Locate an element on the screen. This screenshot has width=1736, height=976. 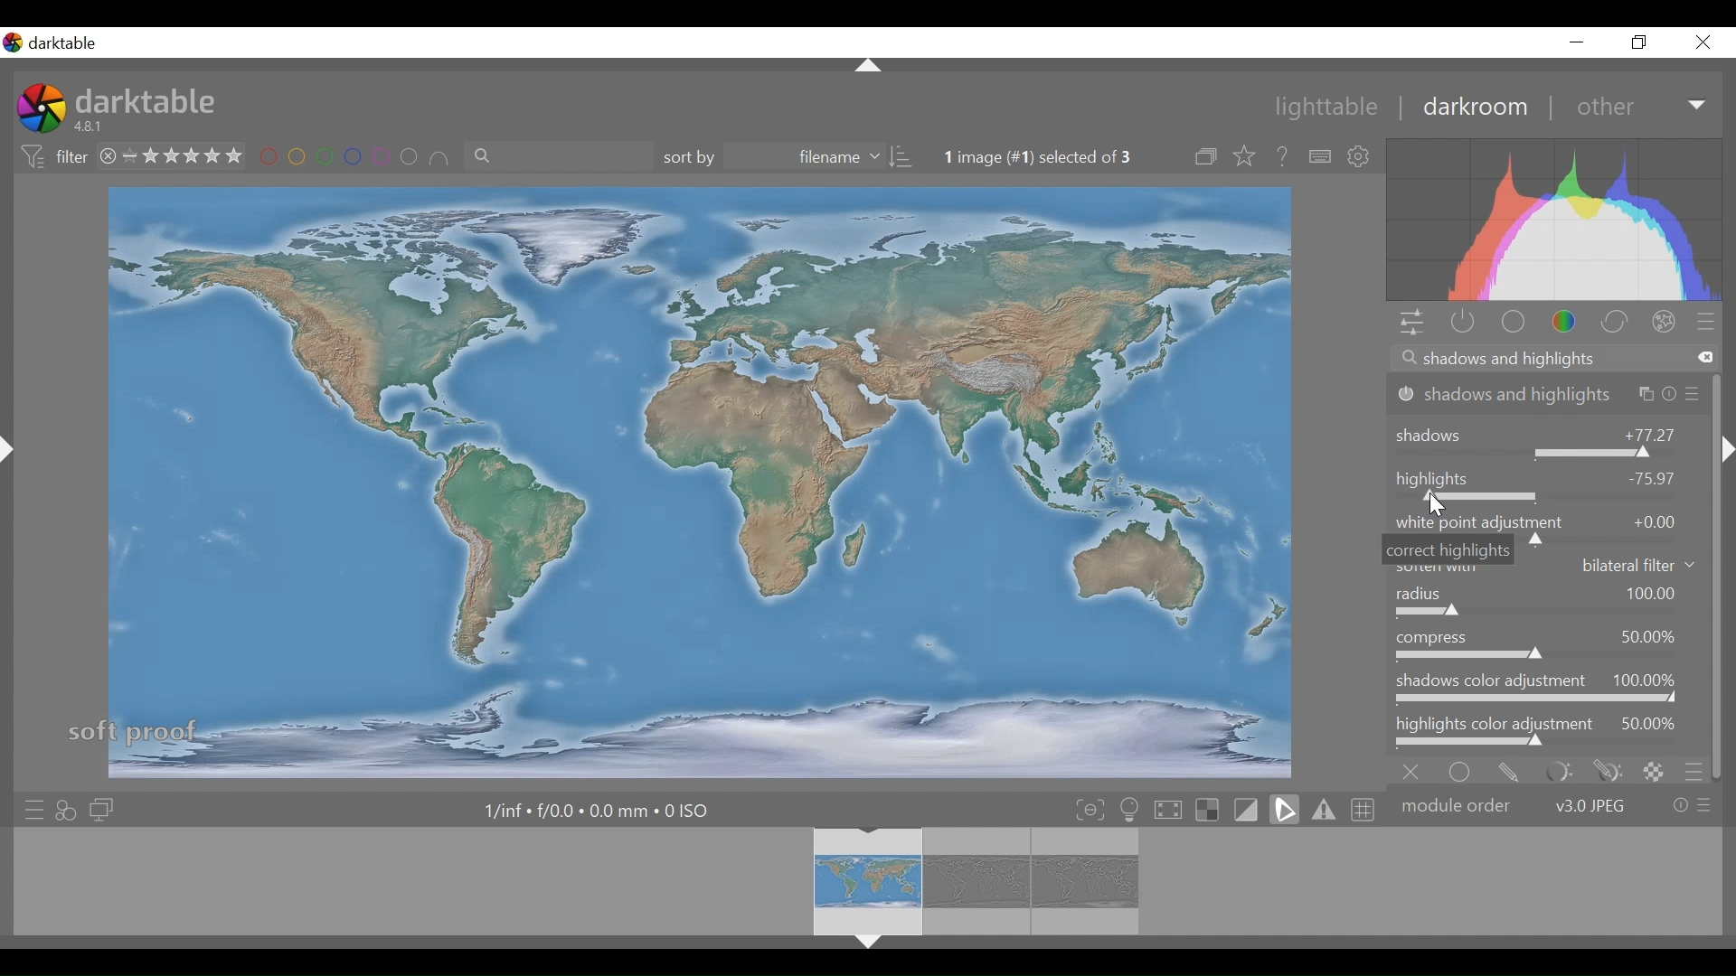
 is located at coordinates (1725, 454).